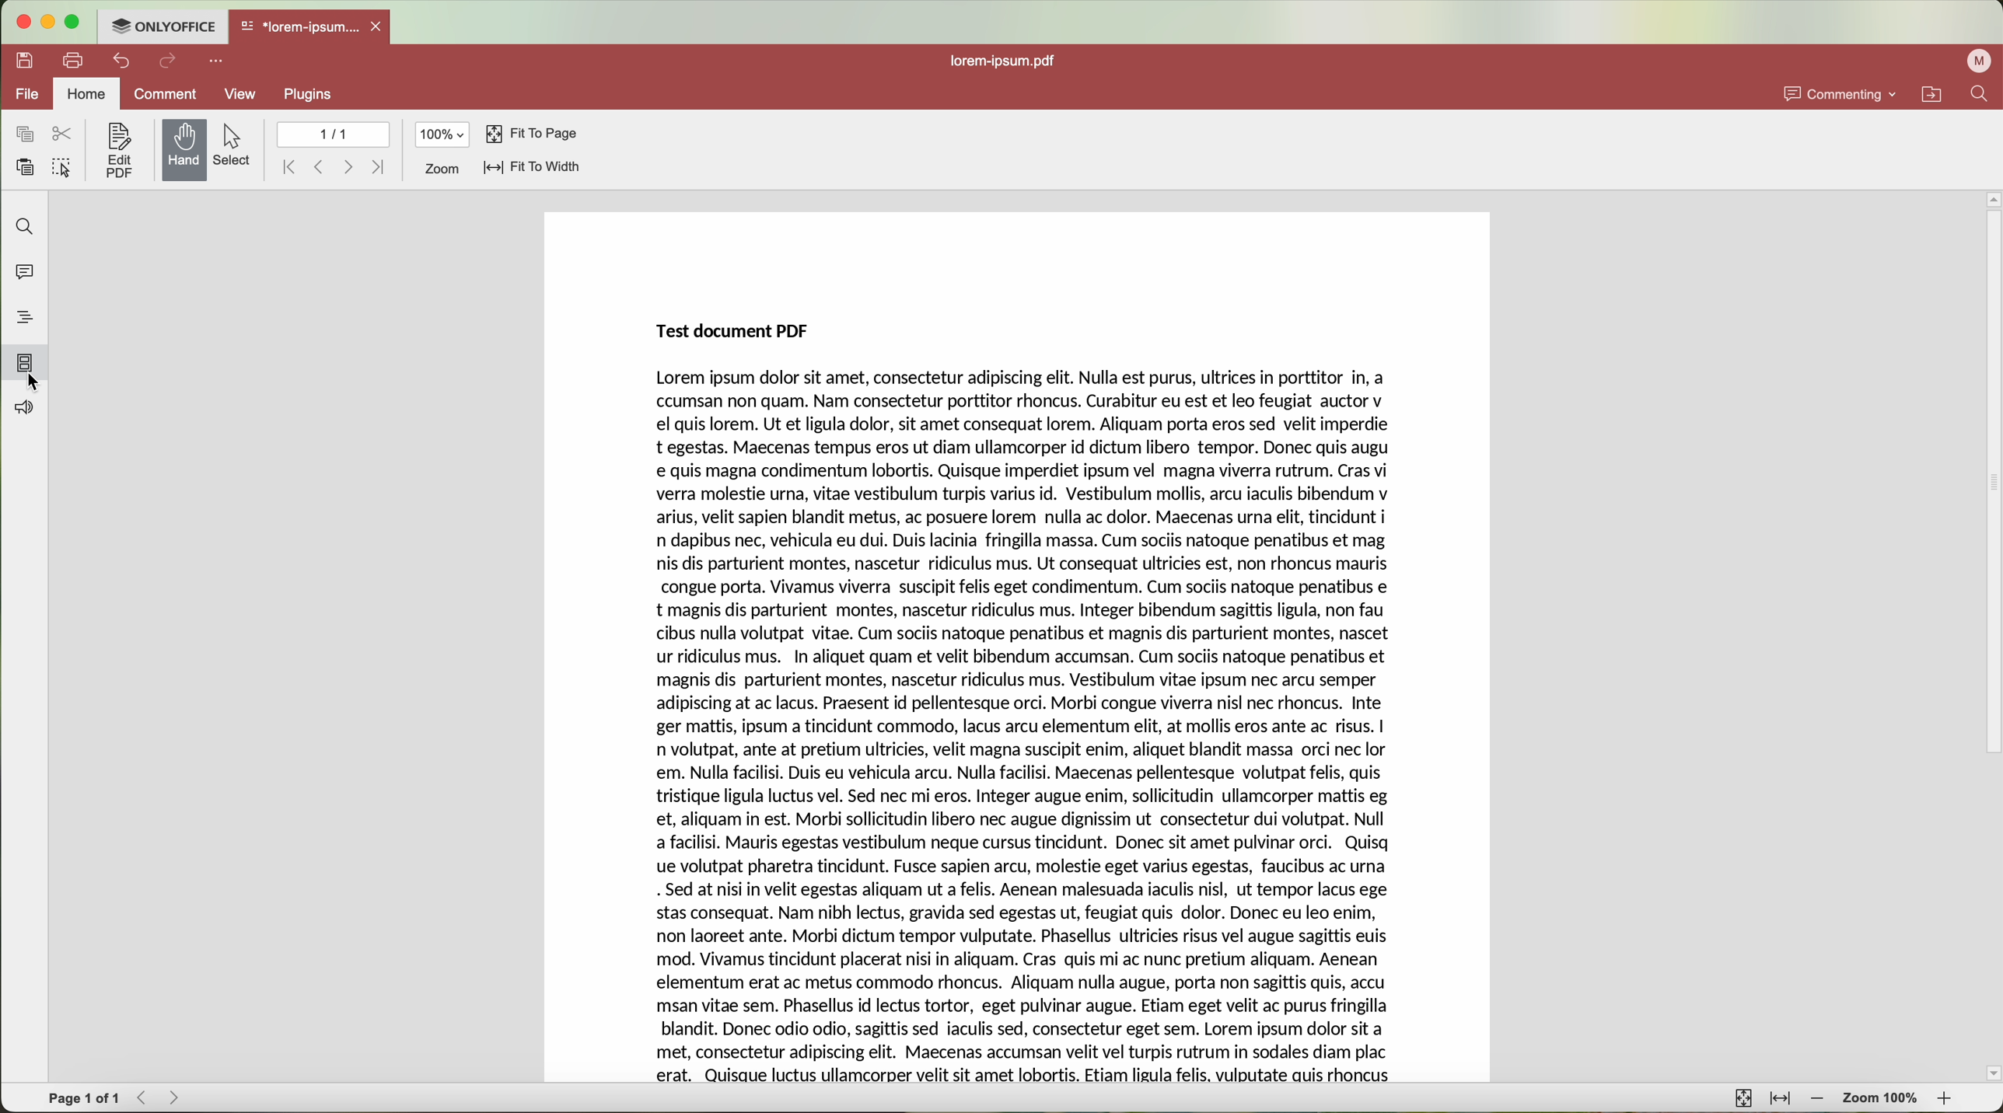 This screenshot has width=2003, height=1113. Describe the element at coordinates (1882, 1098) in the screenshot. I see `zoom 100%` at that location.